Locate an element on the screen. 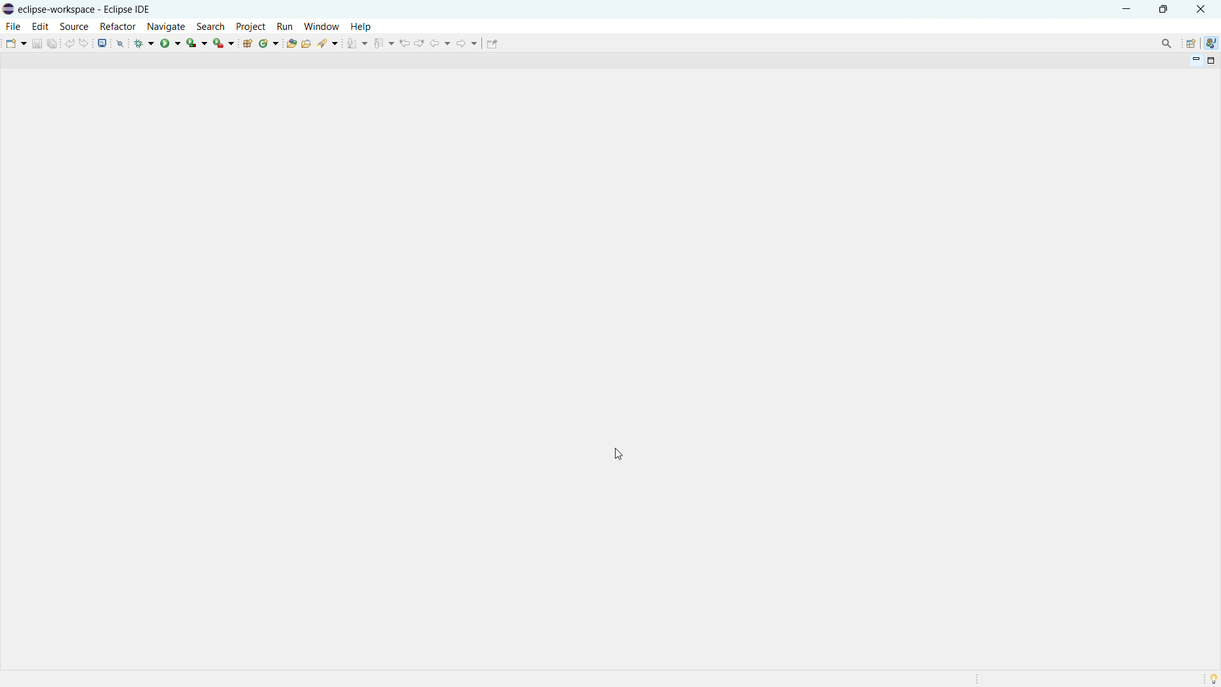 The height and width of the screenshot is (687, 1221). project is located at coordinates (251, 26).